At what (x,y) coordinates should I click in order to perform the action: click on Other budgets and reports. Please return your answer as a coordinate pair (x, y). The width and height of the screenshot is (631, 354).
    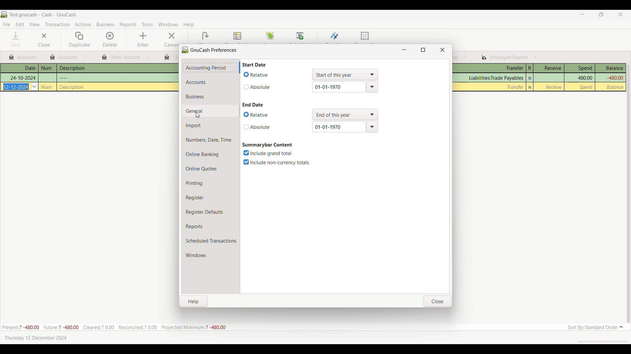
    Looking at the image, I should click on (23, 57).